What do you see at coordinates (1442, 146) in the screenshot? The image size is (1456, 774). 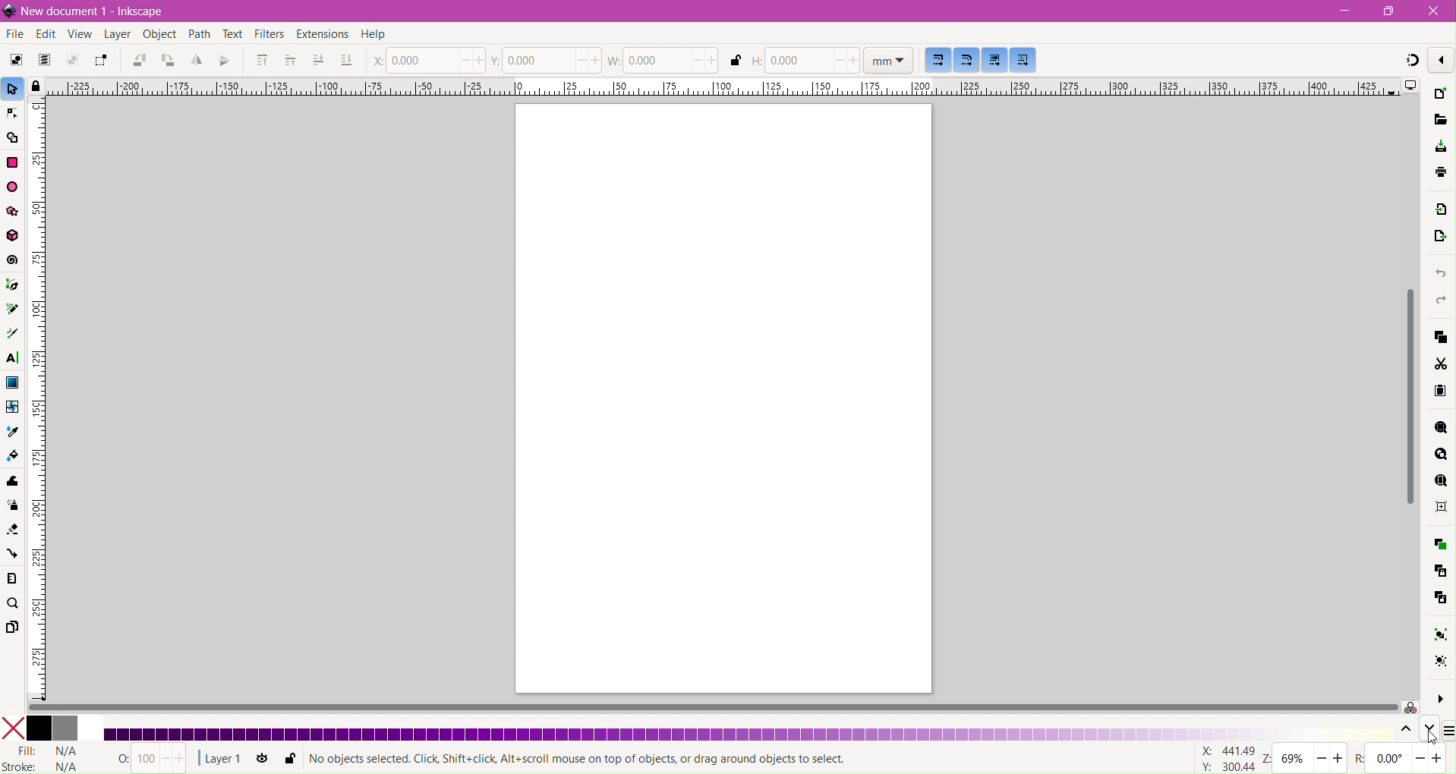 I see `Save` at bounding box center [1442, 146].